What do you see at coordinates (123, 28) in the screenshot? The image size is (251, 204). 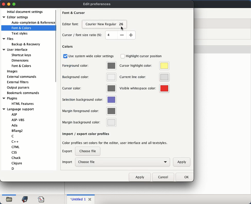 I see `cursor on courier new regular` at bounding box center [123, 28].